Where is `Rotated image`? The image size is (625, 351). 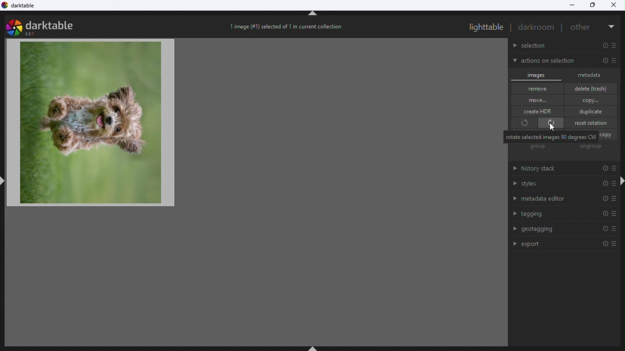
Rotated image is located at coordinates (95, 125).